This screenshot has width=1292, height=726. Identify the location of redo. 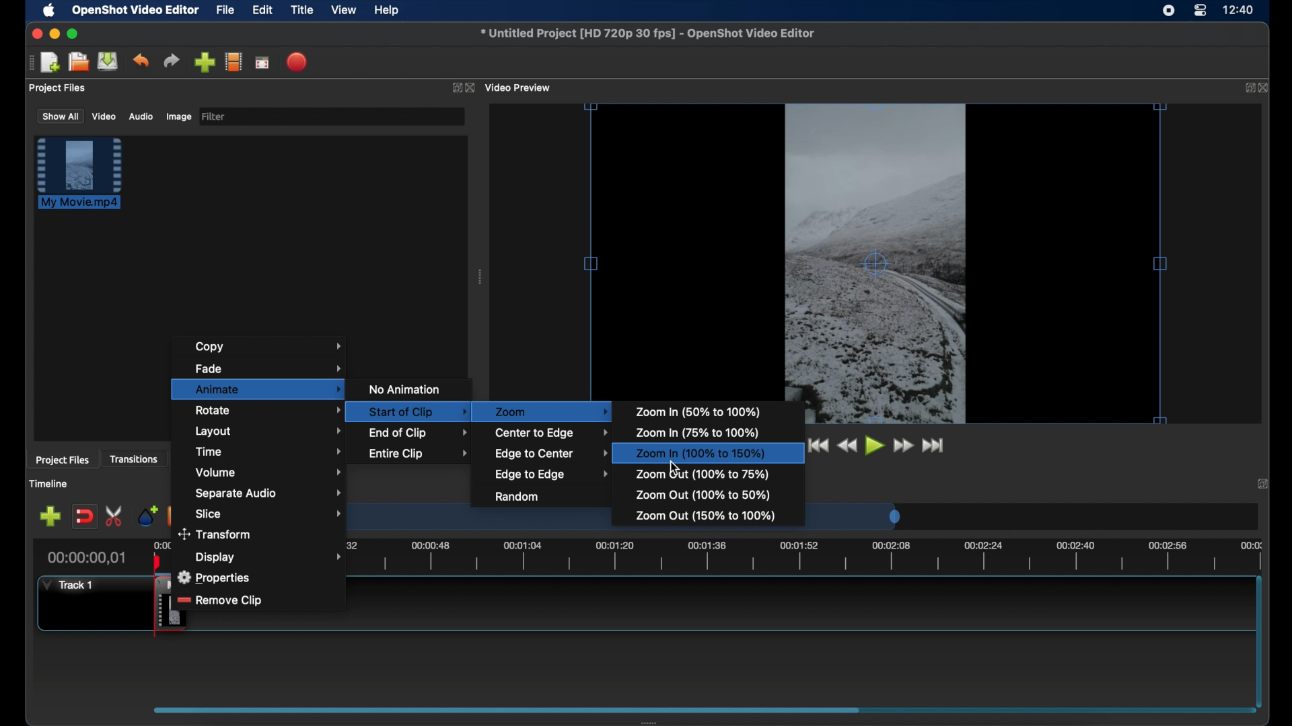
(172, 61).